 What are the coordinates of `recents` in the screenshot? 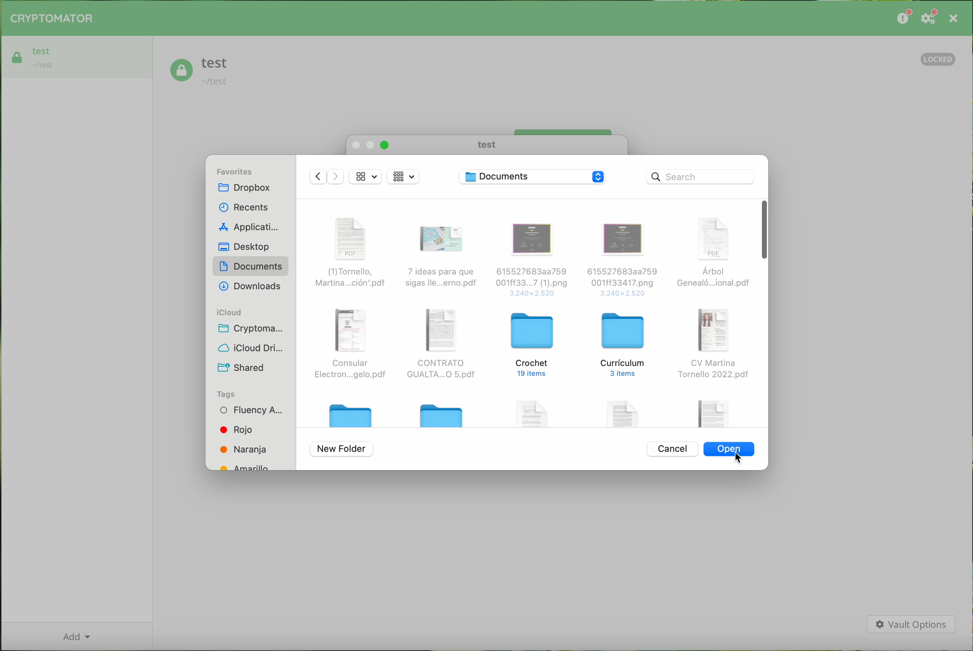 It's located at (244, 205).